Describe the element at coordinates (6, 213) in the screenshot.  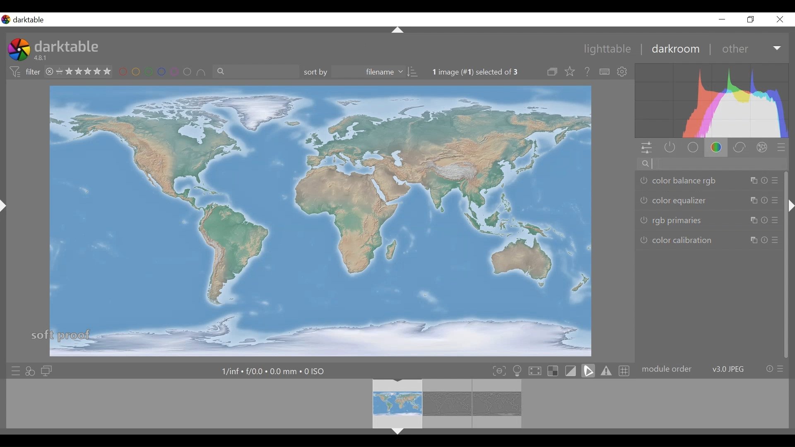
I see `` at that location.